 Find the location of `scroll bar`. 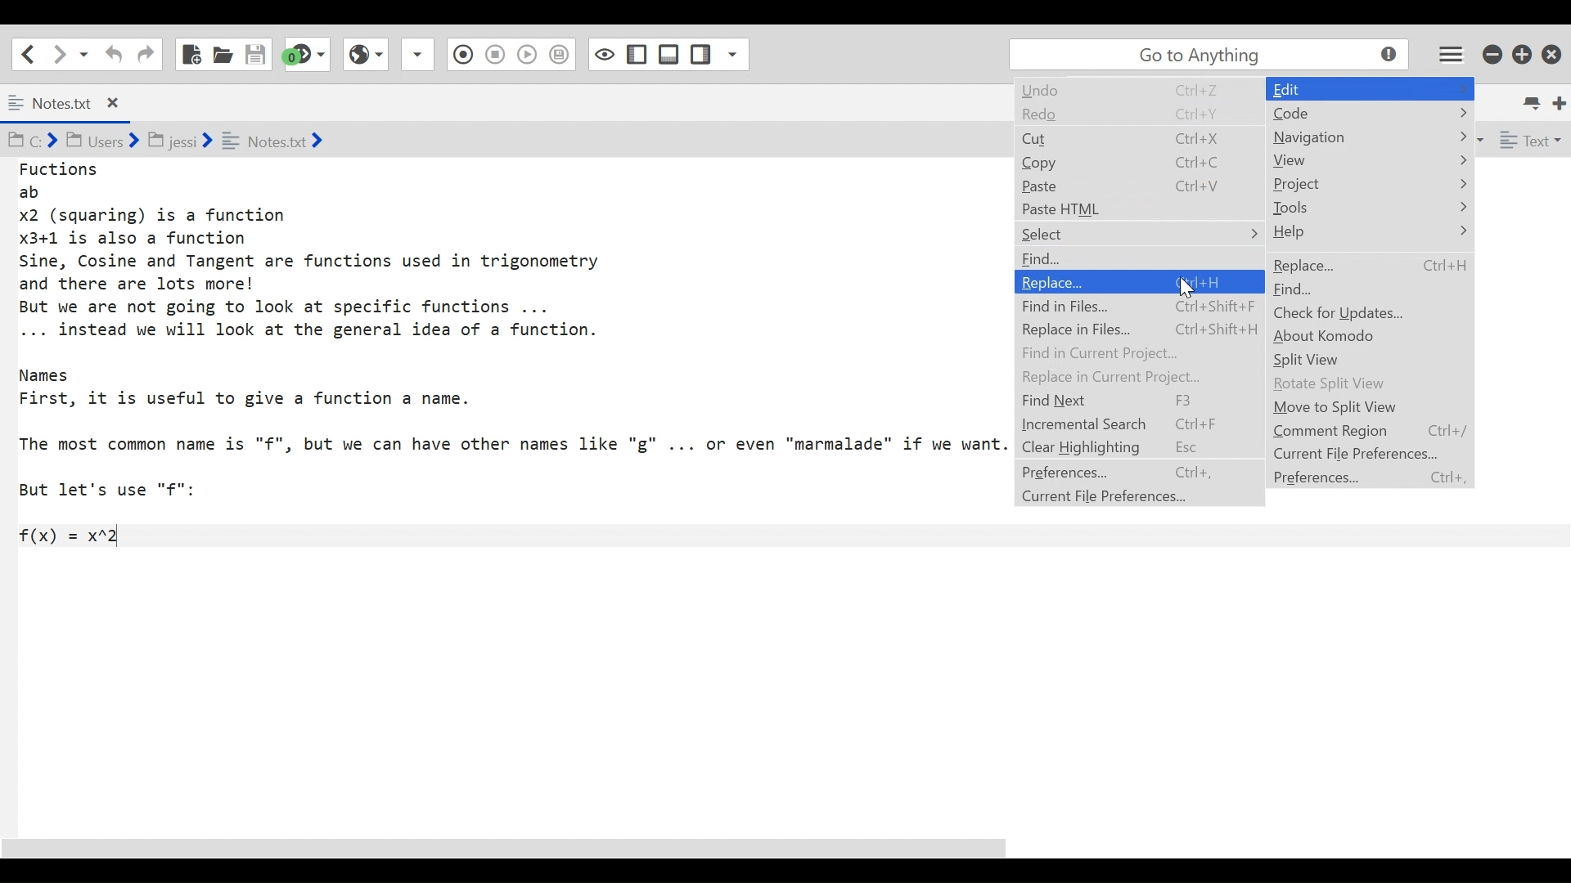

scroll bar is located at coordinates (524, 848).